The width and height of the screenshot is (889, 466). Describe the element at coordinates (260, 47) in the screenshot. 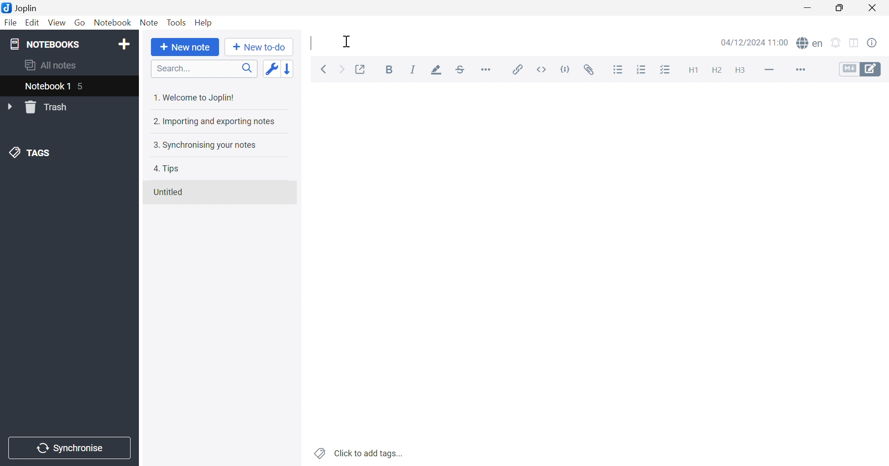

I see `New to-do` at that location.